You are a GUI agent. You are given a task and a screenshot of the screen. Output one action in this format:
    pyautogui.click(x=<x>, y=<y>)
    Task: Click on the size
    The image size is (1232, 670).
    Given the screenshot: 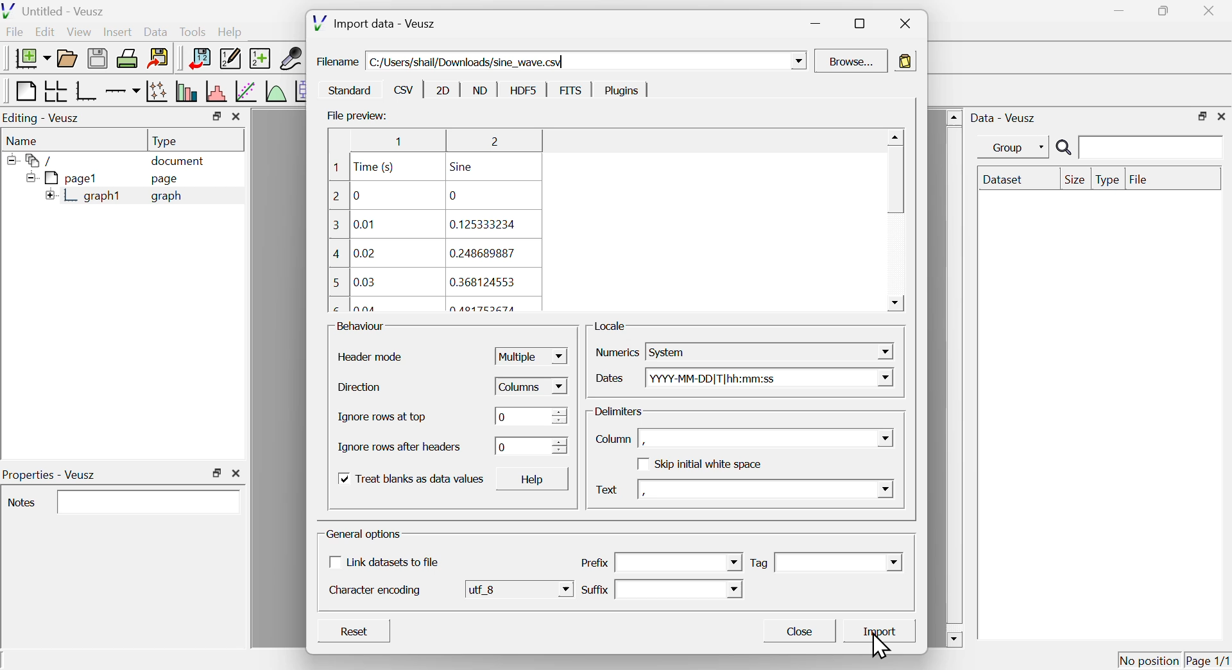 What is the action you would take?
    pyautogui.click(x=1073, y=179)
    